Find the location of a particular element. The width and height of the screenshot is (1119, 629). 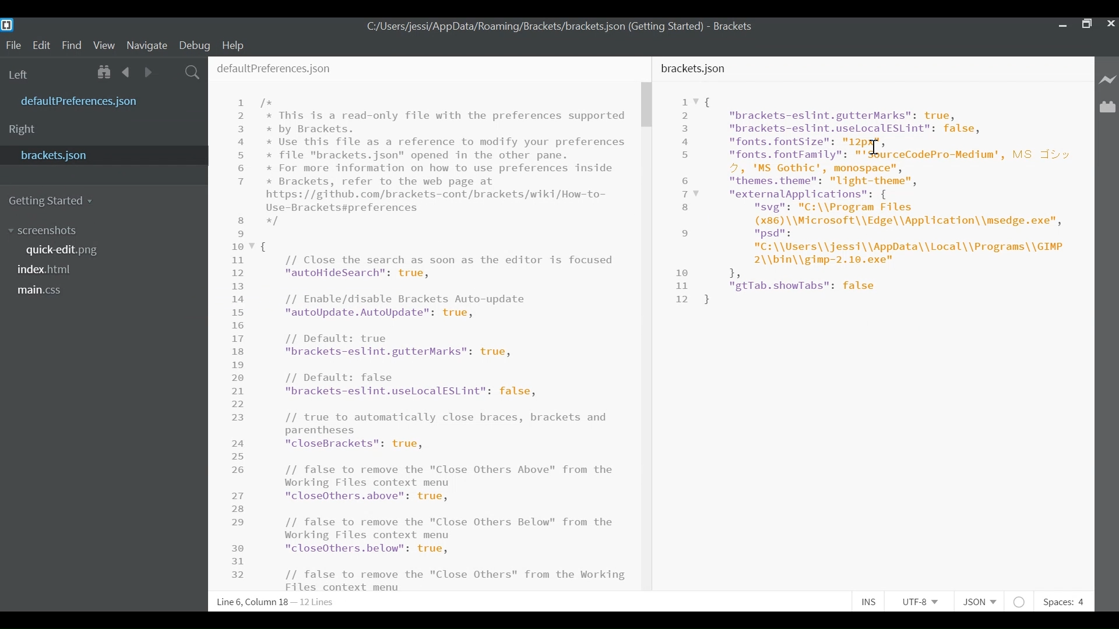

Live Preview is located at coordinates (1108, 80).